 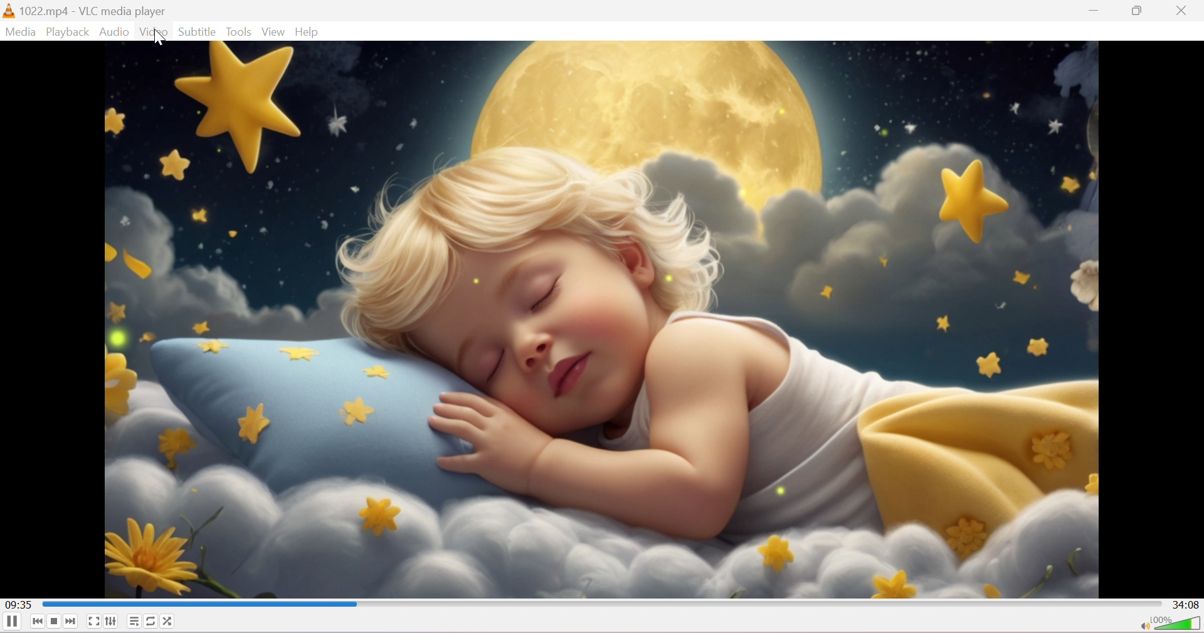 I want to click on 09:35, so click(x=18, y=604).